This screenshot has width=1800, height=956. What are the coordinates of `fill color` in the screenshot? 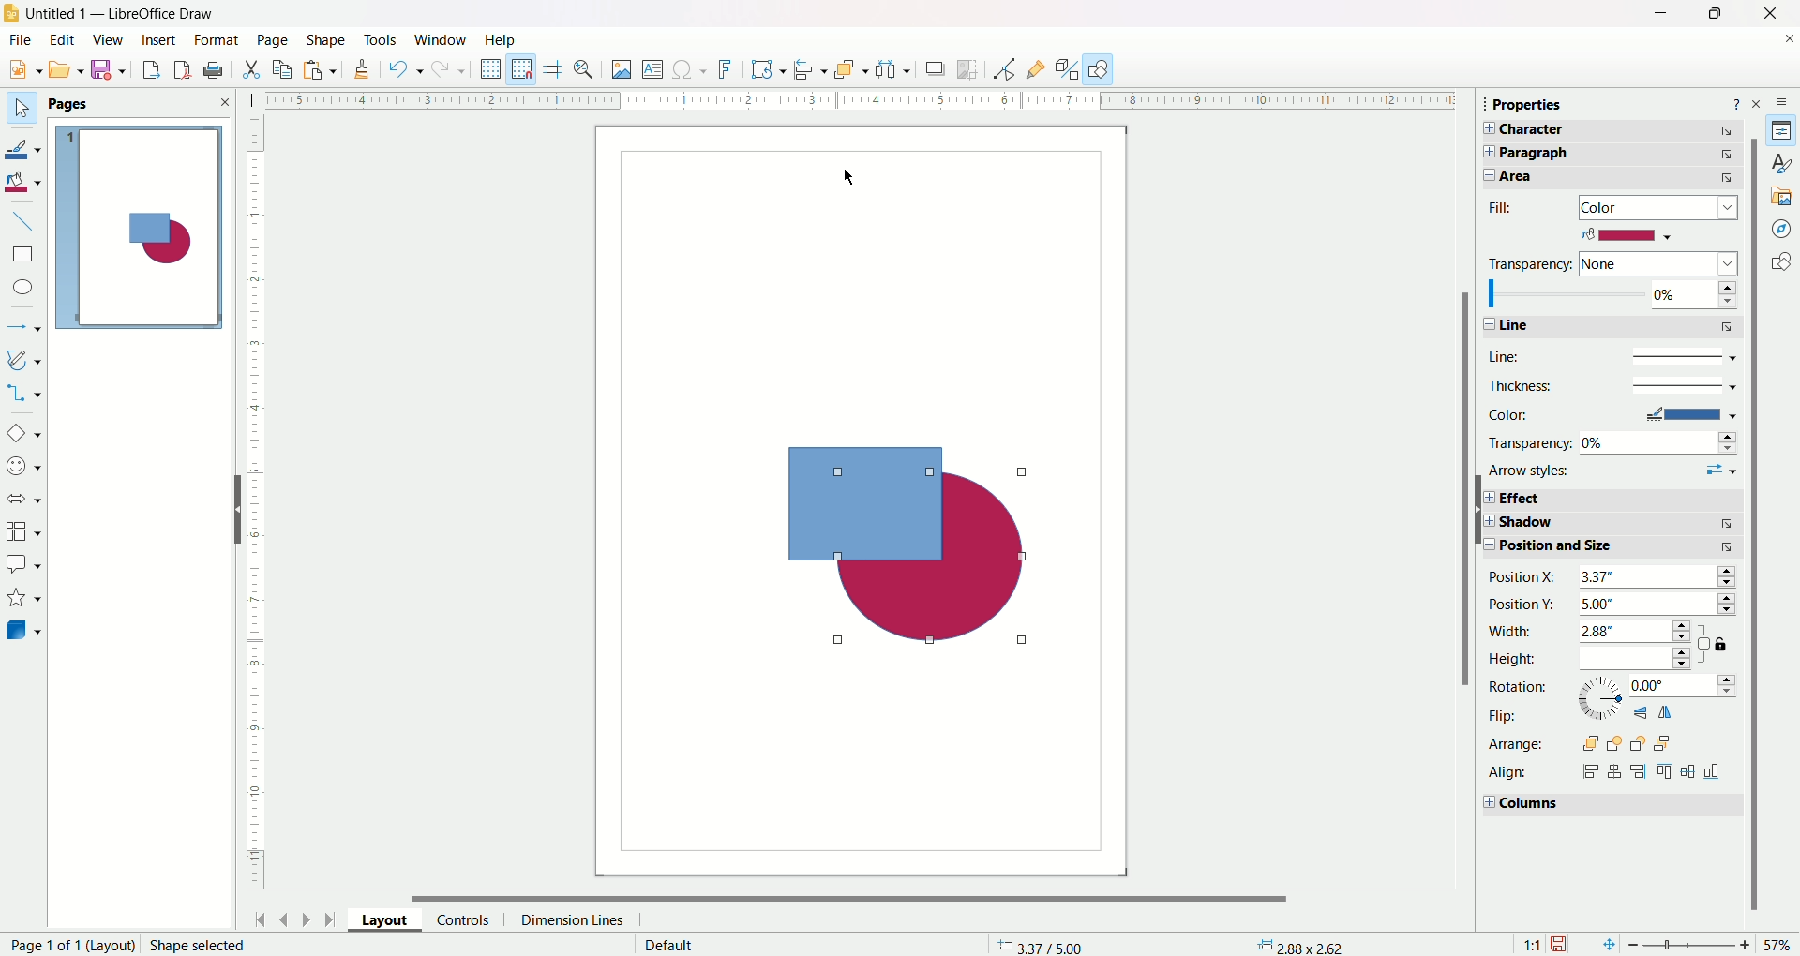 It's located at (26, 181).